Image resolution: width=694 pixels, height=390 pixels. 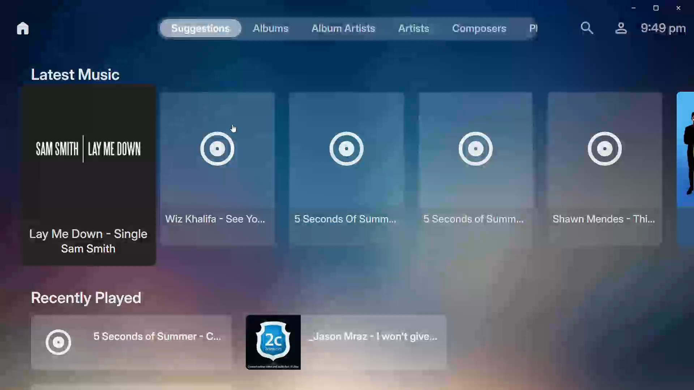 What do you see at coordinates (474, 30) in the screenshot?
I see `Composers` at bounding box center [474, 30].